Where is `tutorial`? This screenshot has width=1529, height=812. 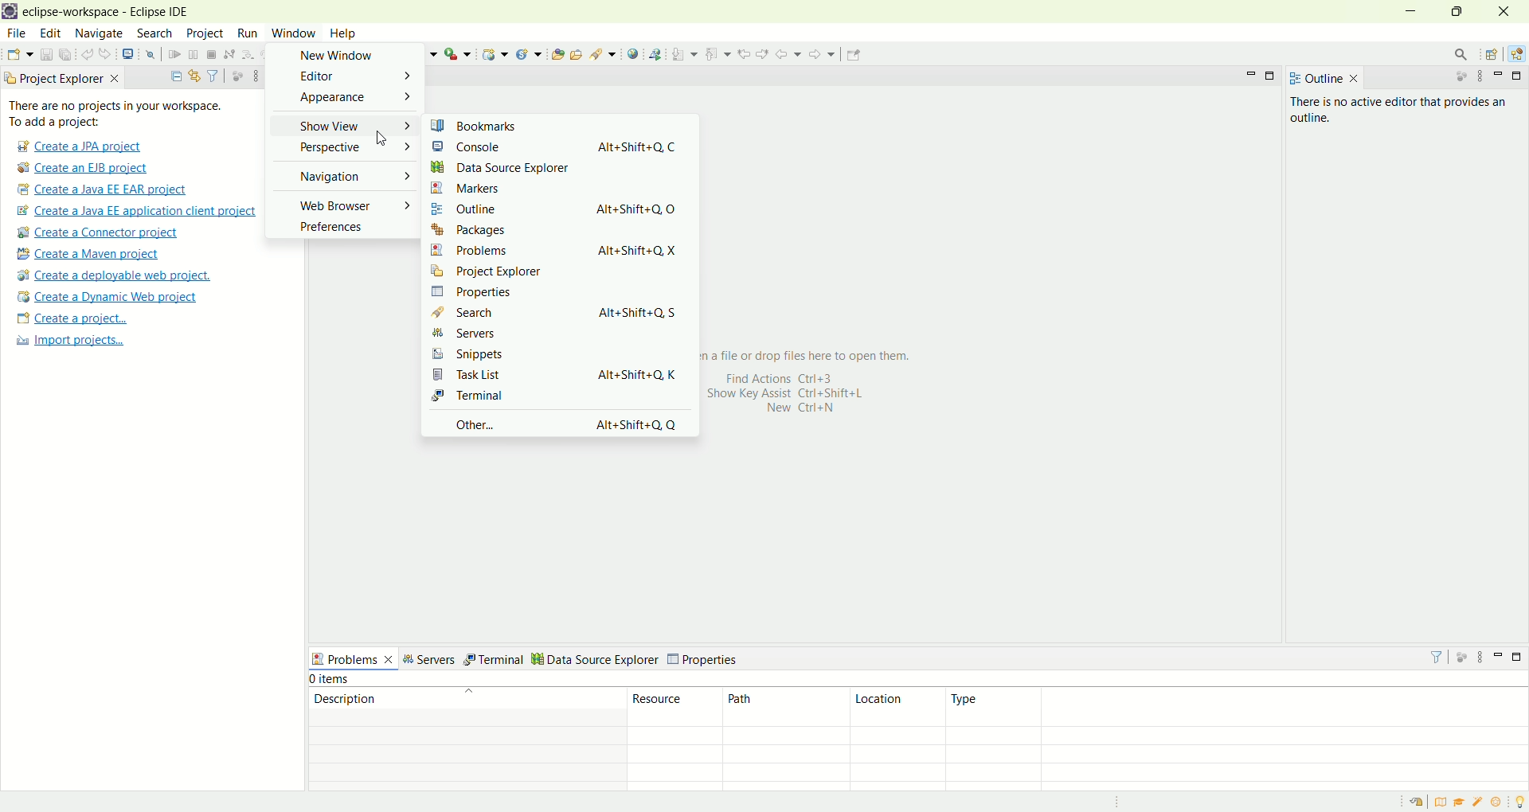 tutorial is located at coordinates (1458, 805).